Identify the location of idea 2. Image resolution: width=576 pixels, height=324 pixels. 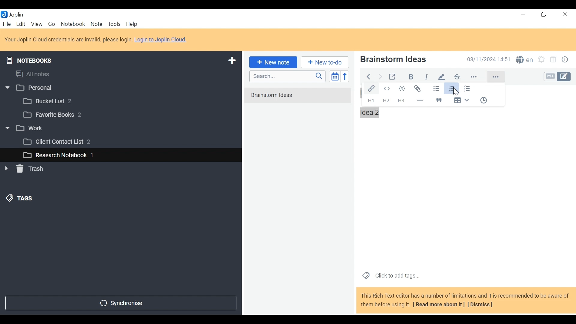
(370, 113).